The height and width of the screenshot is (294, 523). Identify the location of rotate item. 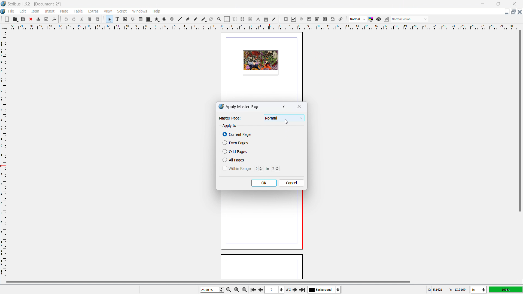
(211, 19).